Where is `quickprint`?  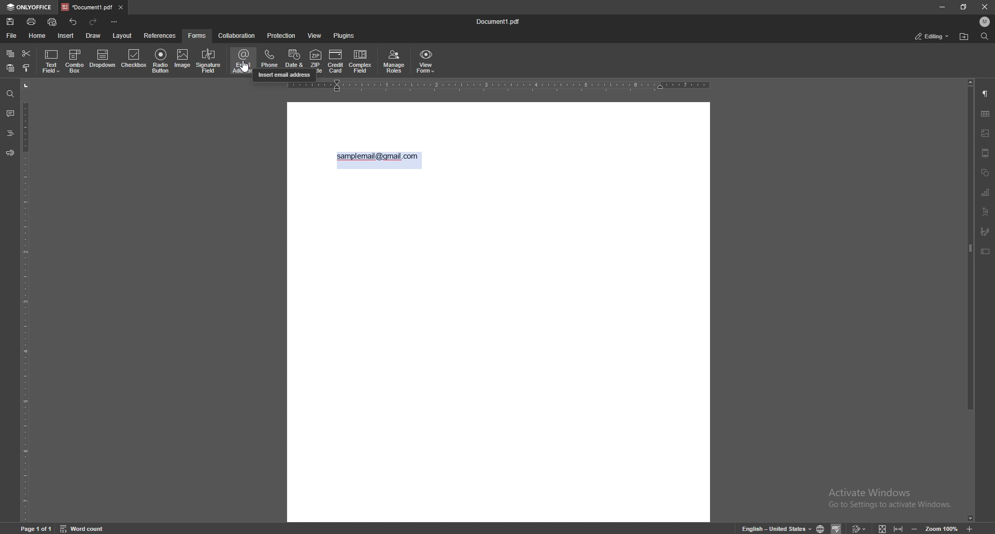
quickprint is located at coordinates (52, 22).